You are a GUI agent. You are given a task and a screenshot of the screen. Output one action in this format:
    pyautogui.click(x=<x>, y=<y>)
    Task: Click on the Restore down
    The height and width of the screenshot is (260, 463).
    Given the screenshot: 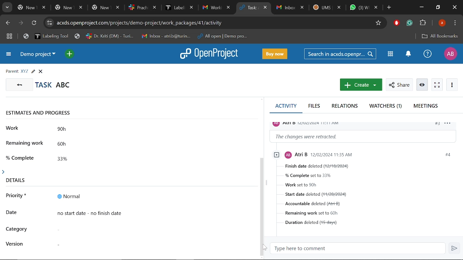 What is the action you would take?
    pyautogui.click(x=438, y=7)
    